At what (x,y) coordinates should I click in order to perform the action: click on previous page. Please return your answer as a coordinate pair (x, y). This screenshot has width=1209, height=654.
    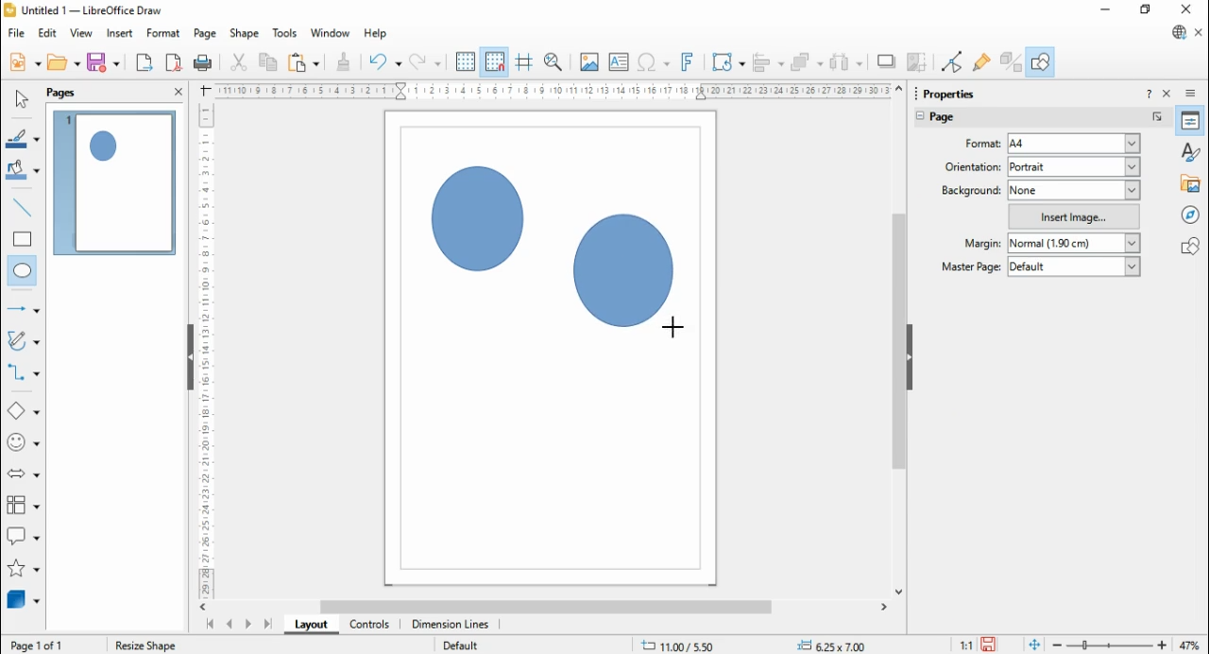
    Looking at the image, I should click on (230, 625).